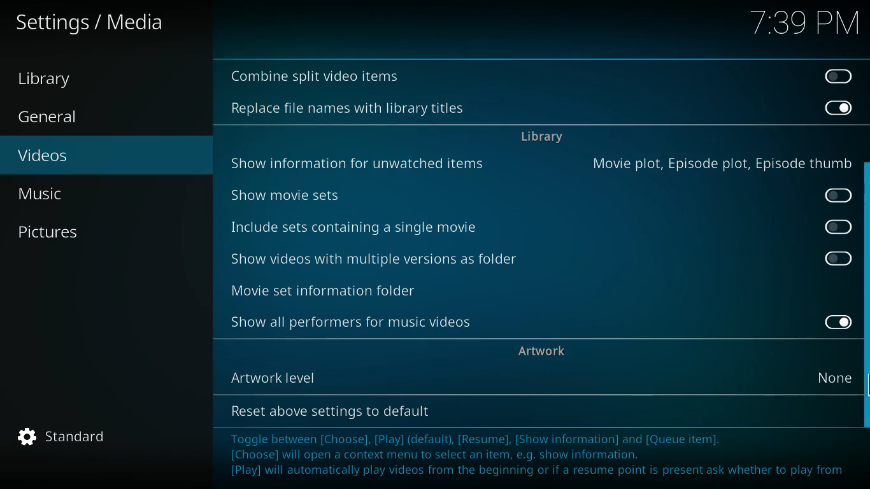 The width and height of the screenshot is (870, 489). Describe the element at coordinates (866, 294) in the screenshot. I see `scroll bar` at that location.